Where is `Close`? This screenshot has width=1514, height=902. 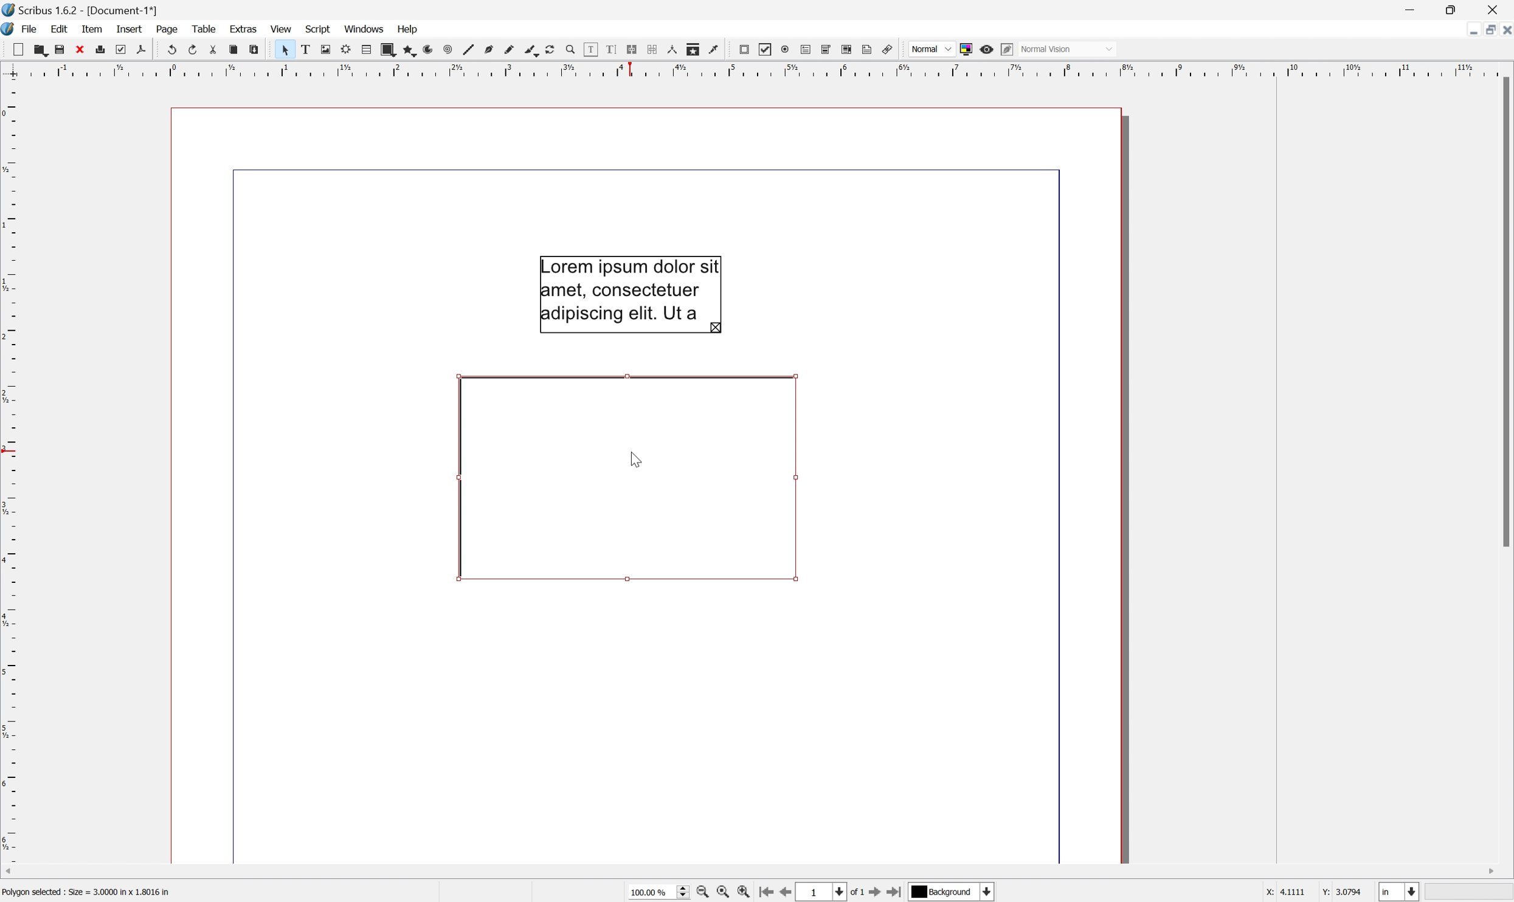 Close is located at coordinates (1504, 29).